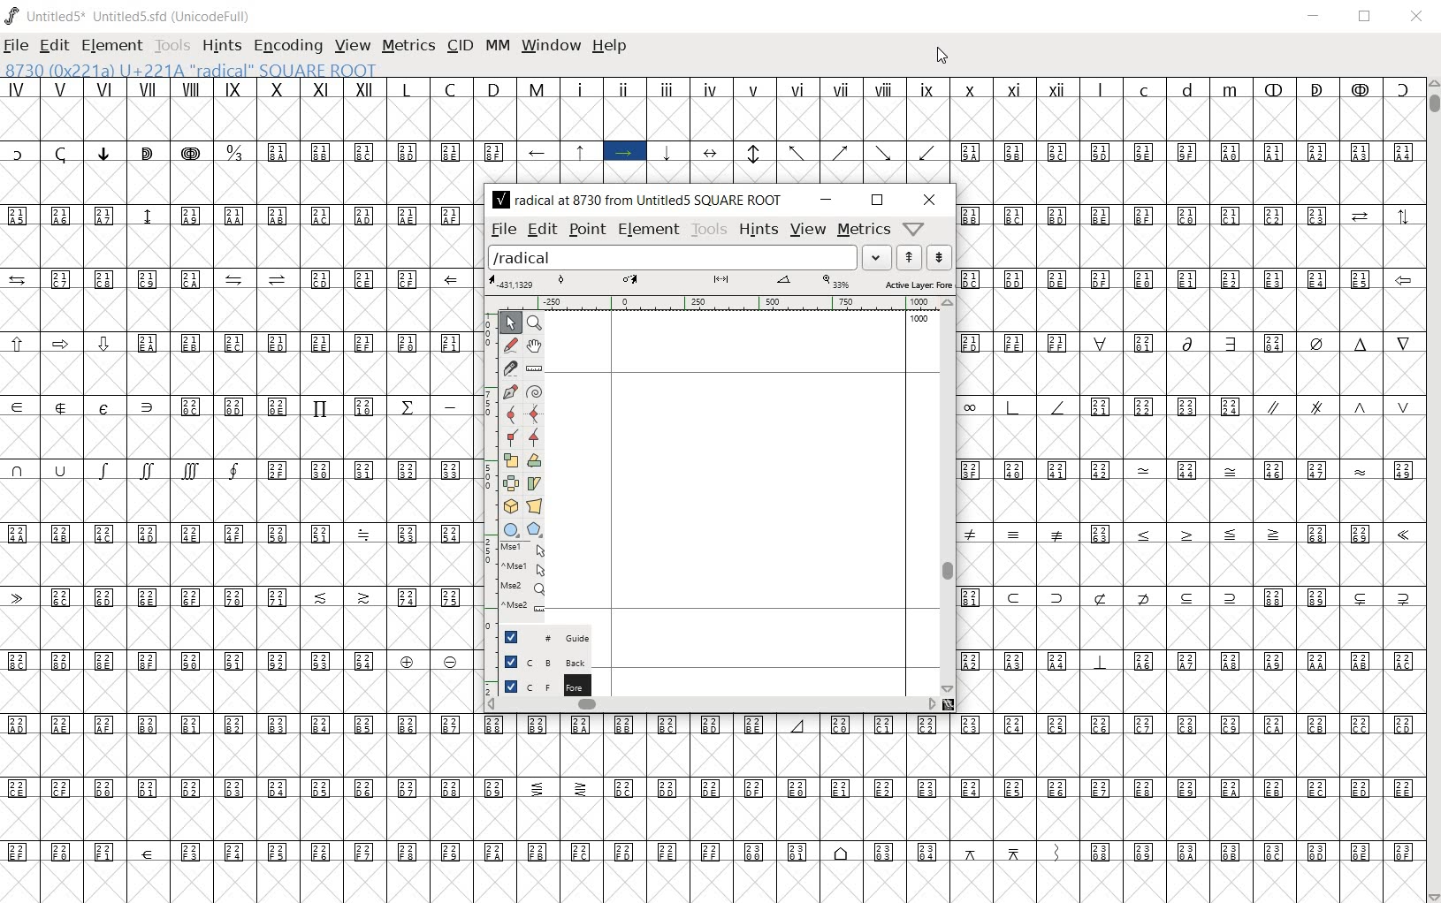 This screenshot has width=1441, height=903. Describe the element at coordinates (824, 200) in the screenshot. I see `minimize` at that location.